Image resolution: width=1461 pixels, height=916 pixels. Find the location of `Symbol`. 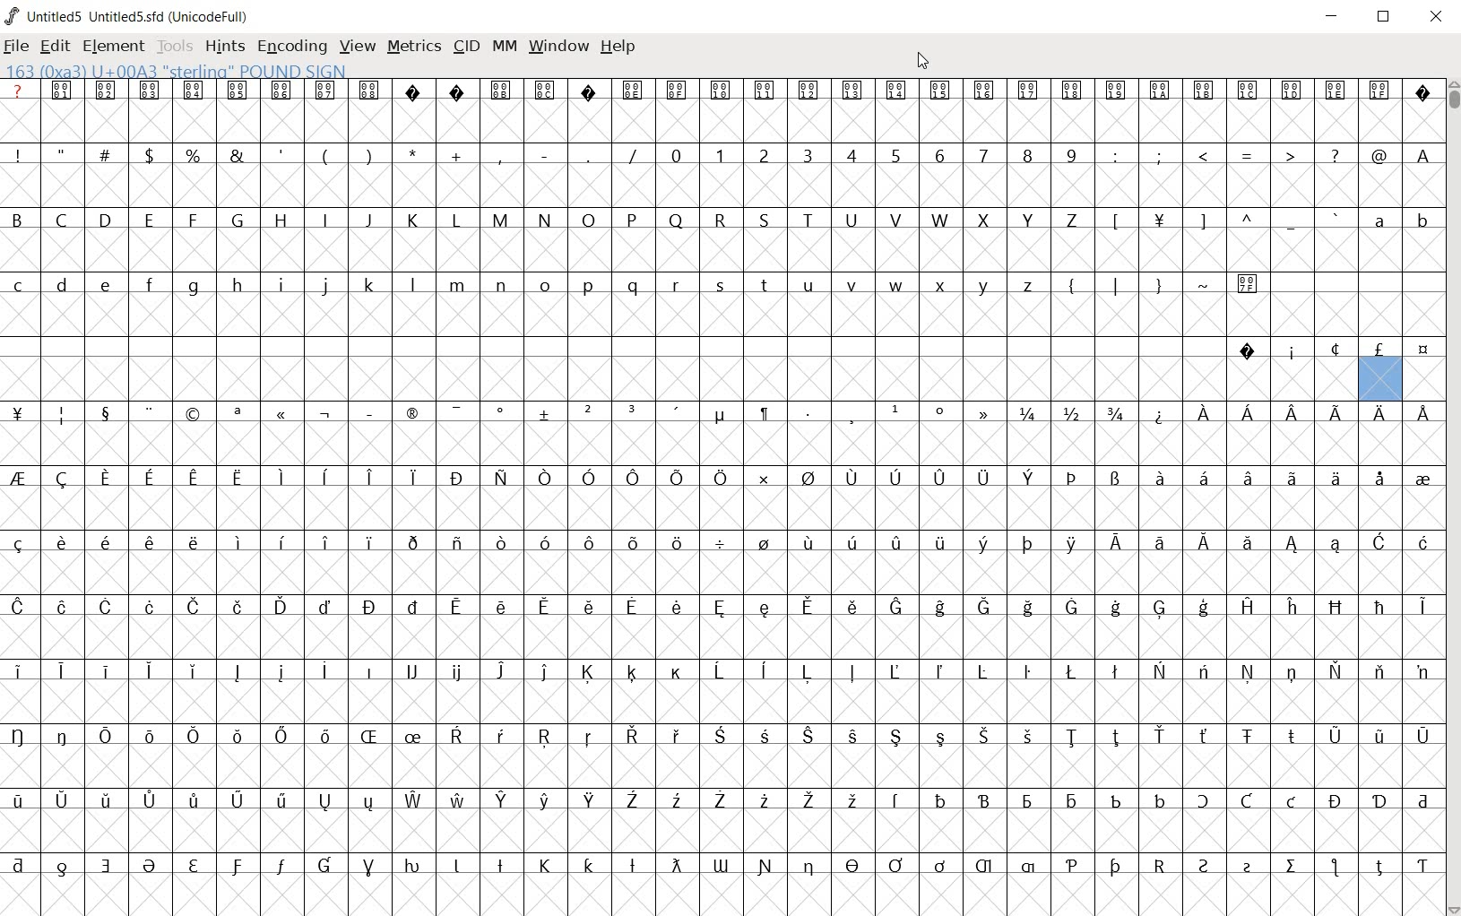

Symbol is located at coordinates (1156, 479).